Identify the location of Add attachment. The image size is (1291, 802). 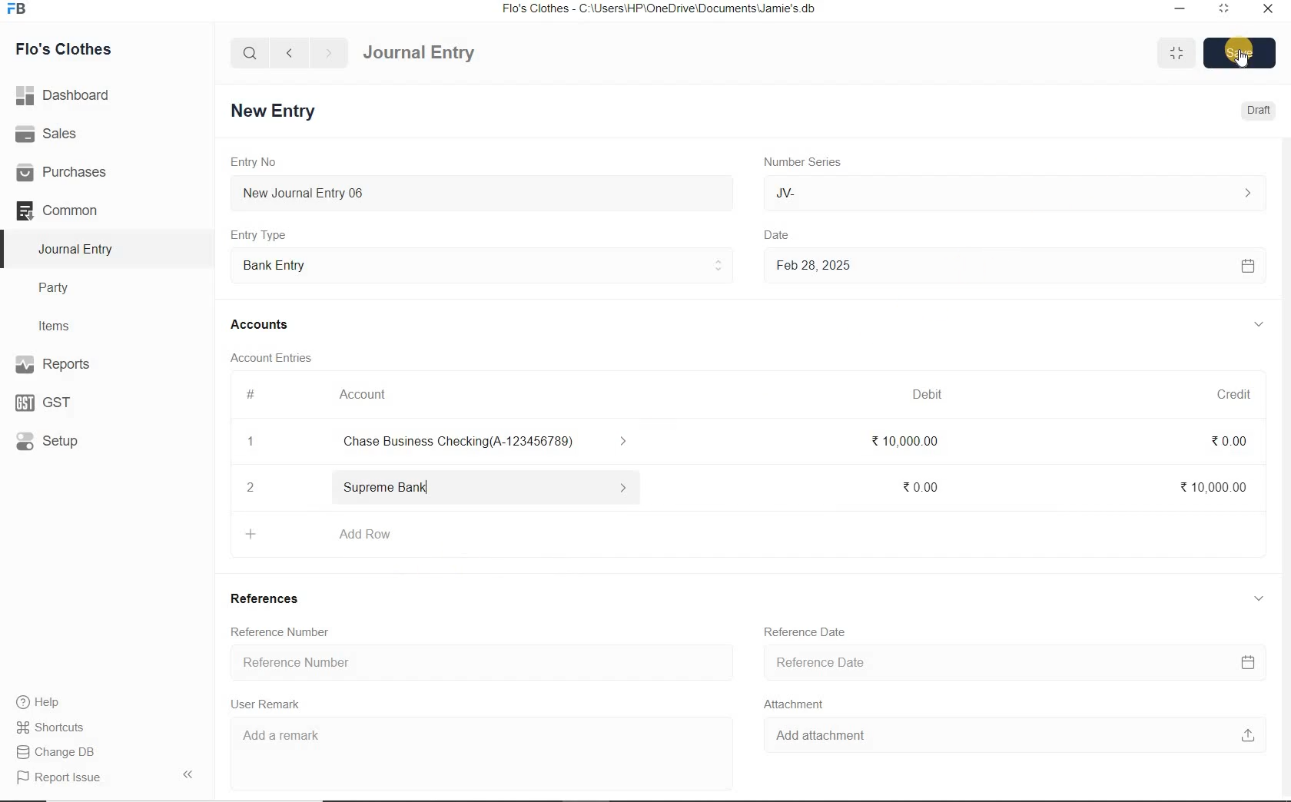
(1015, 738).